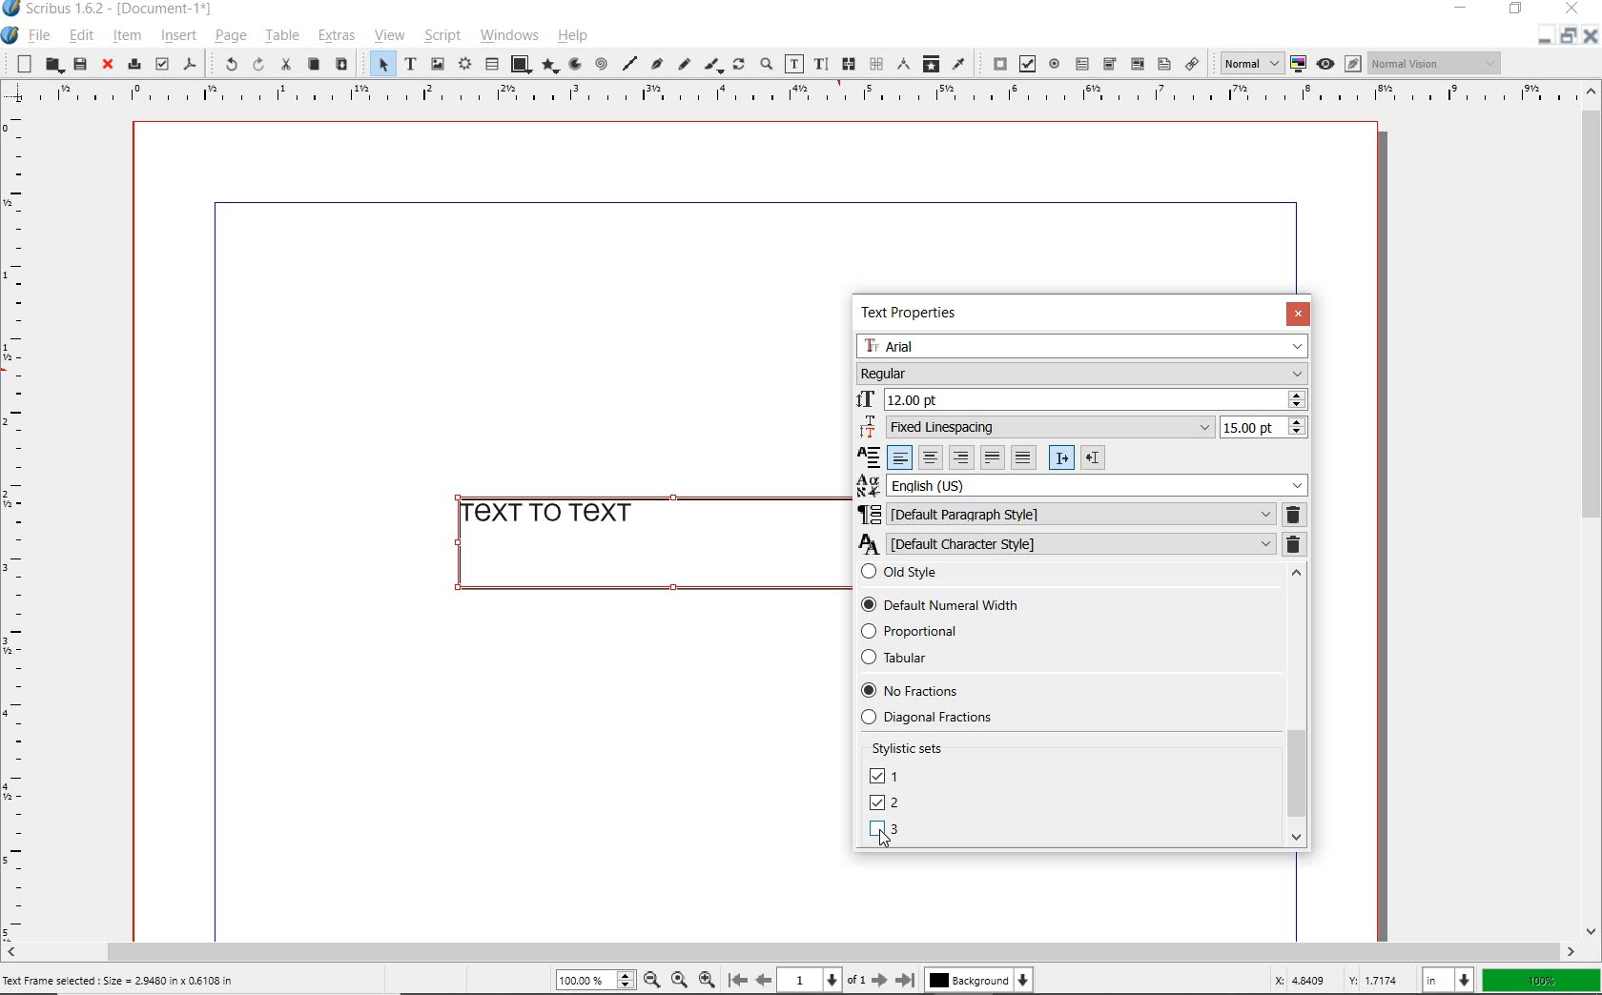 This screenshot has height=995, width=1602. I want to click on scrollbar, so click(1591, 510).